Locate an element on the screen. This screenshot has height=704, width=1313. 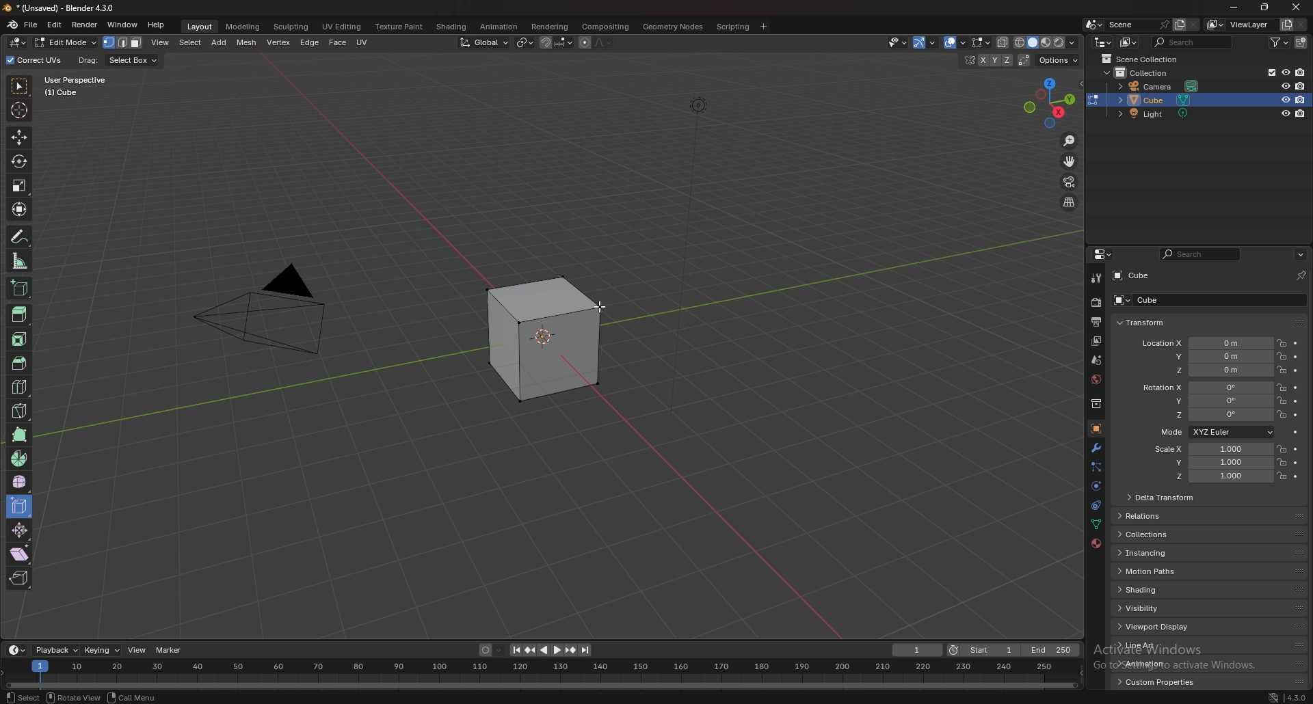
viewlayer is located at coordinates (1239, 25).